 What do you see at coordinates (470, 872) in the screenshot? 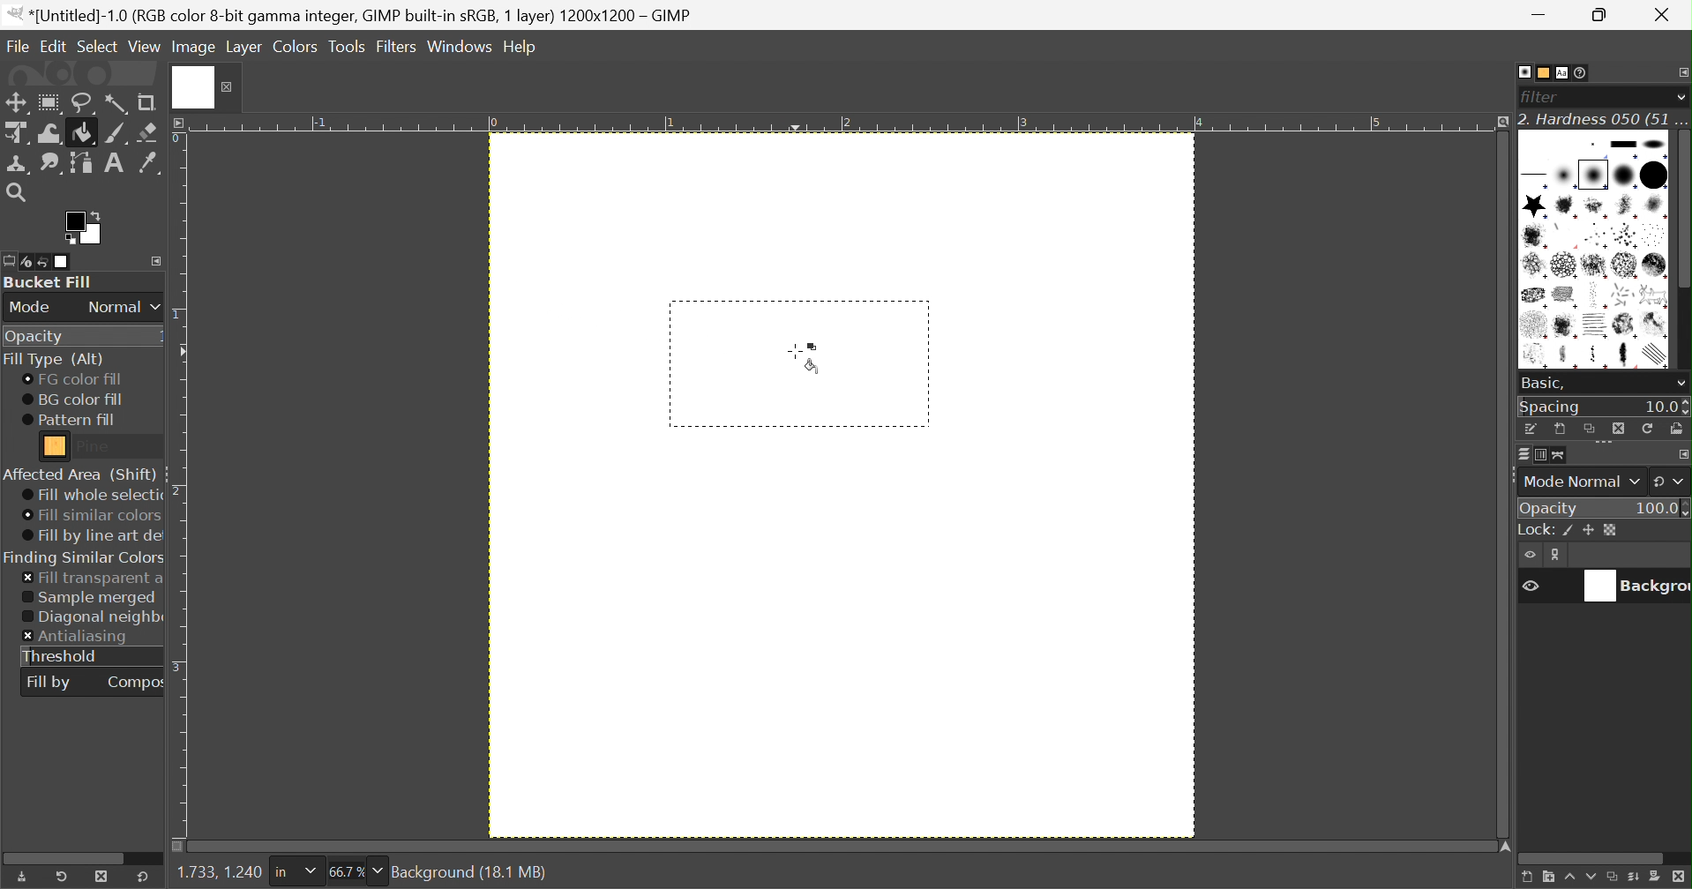
I see `Background (18.1 MB)` at bounding box center [470, 872].